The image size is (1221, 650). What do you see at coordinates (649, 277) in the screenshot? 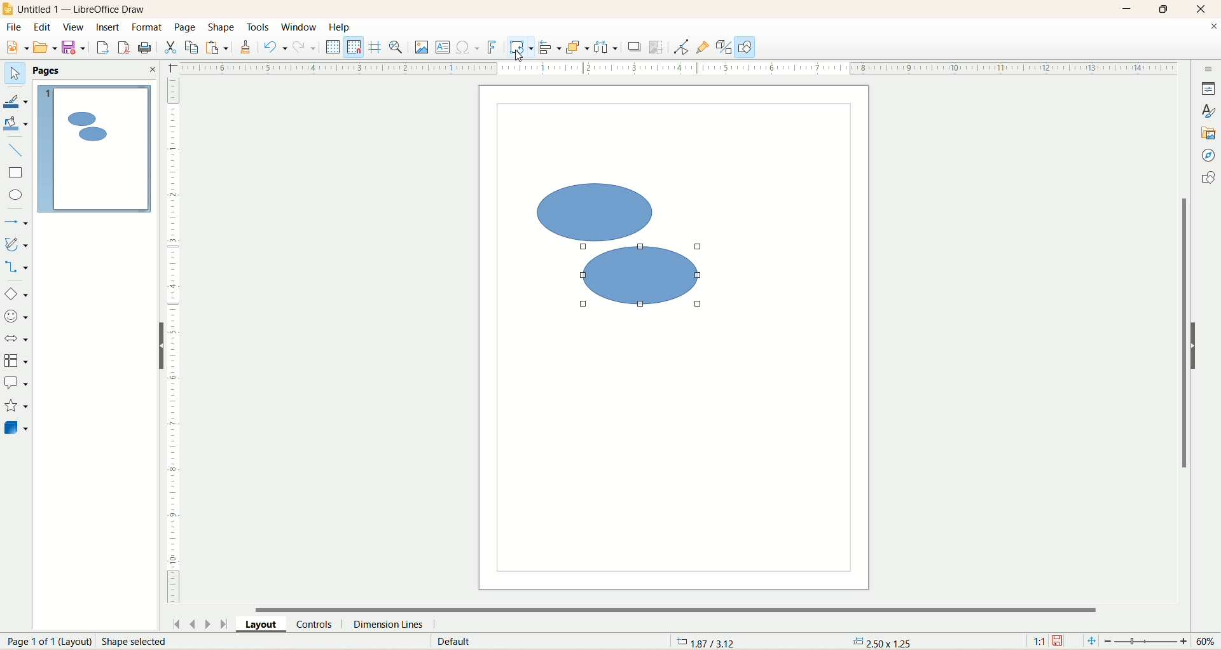
I see `shape` at bounding box center [649, 277].